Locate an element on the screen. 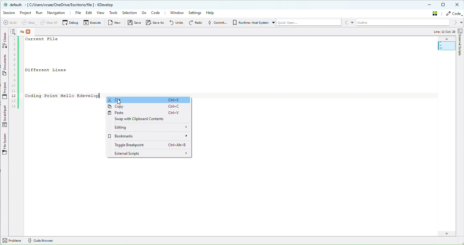 The width and height of the screenshot is (464, 245). Settings is located at coordinates (195, 13).